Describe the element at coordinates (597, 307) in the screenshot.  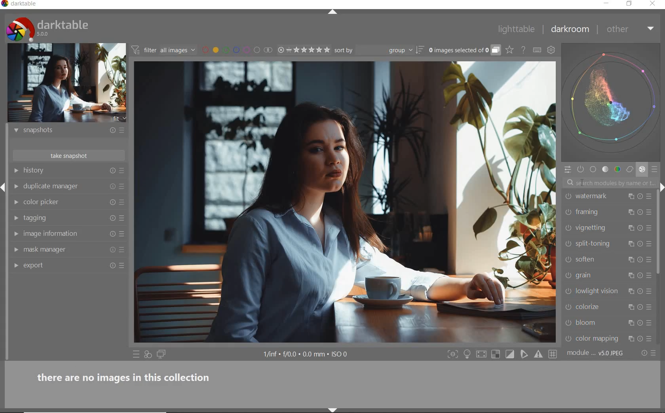
I see `colorize` at that location.